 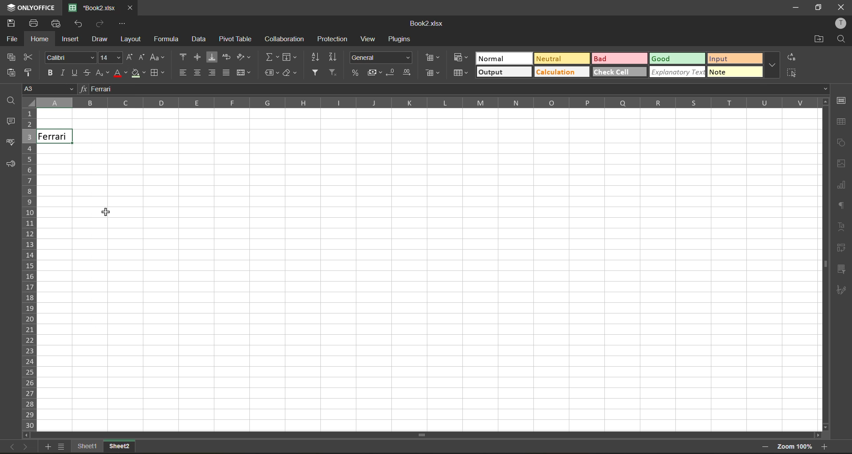 What do you see at coordinates (841, 142) in the screenshot?
I see `shapes` at bounding box center [841, 142].